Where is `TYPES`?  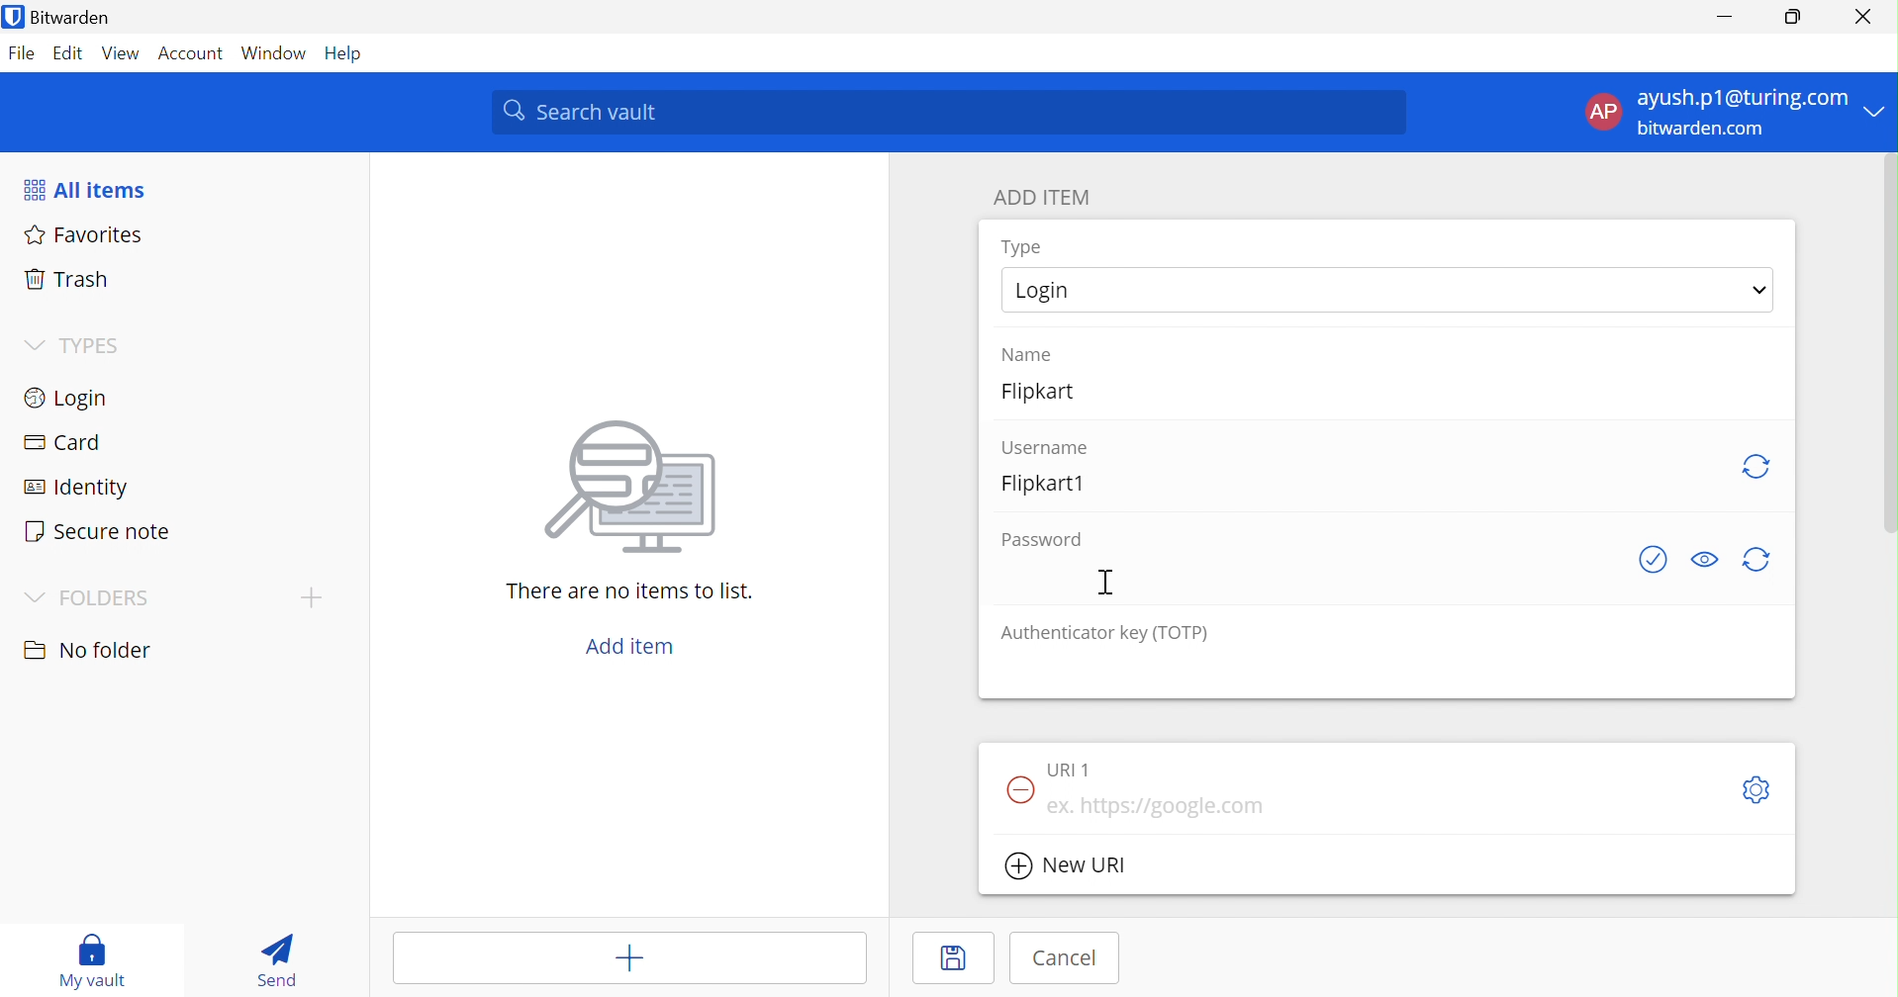
TYPES is located at coordinates (94, 345).